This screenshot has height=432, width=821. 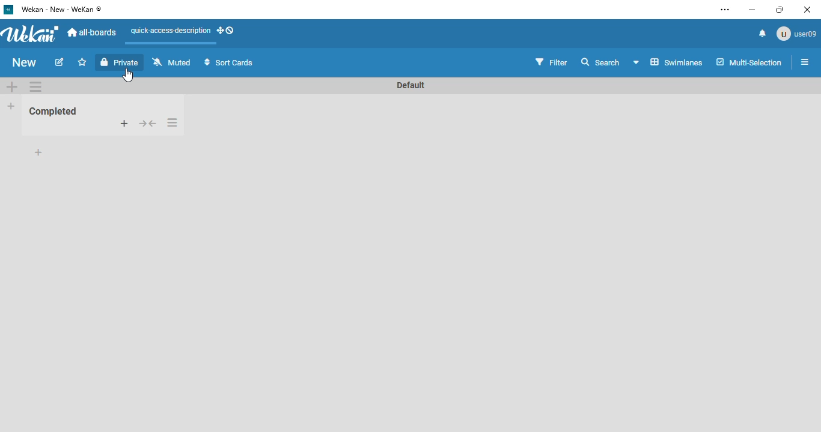 I want to click on add card to top of list, so click(x=124, y=124).